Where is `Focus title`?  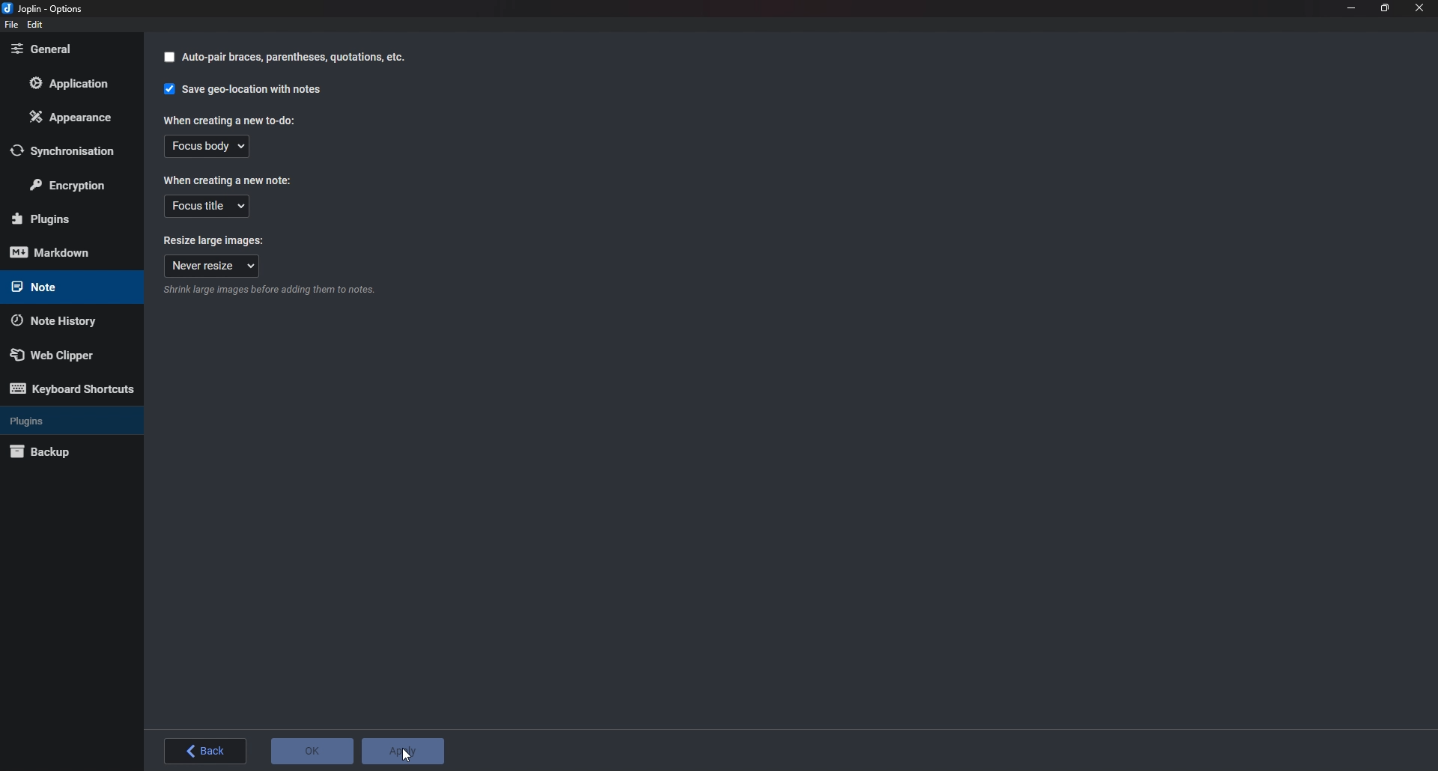 Focus title is located at coordinates (207, 207).